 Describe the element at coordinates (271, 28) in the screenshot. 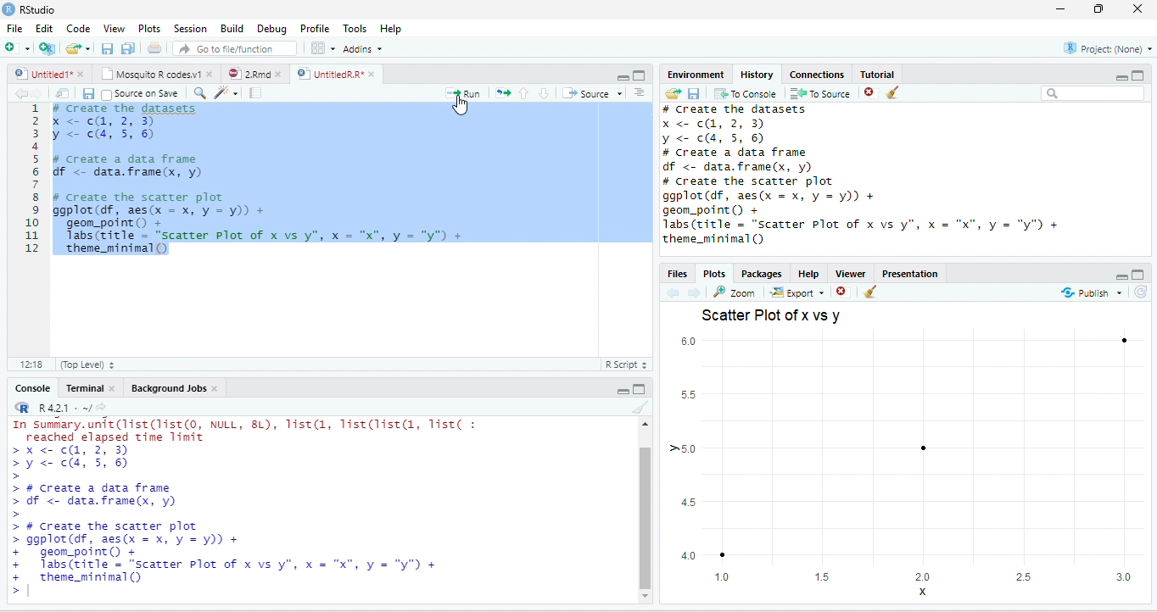

I see `Debug` at that location.